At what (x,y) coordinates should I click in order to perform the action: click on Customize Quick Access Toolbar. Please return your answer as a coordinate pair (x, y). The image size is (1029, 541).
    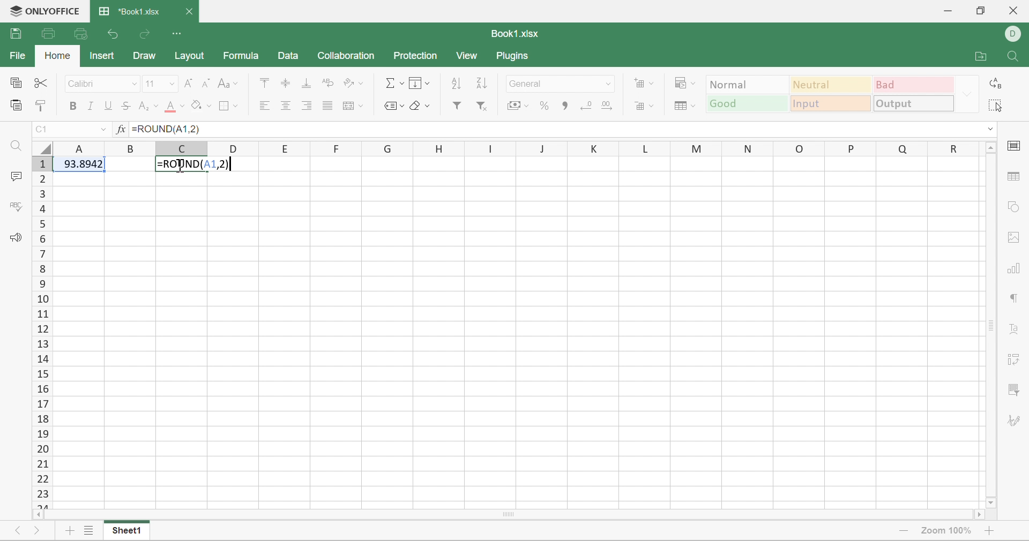
    Looking at the image, I should click on (178, 33).